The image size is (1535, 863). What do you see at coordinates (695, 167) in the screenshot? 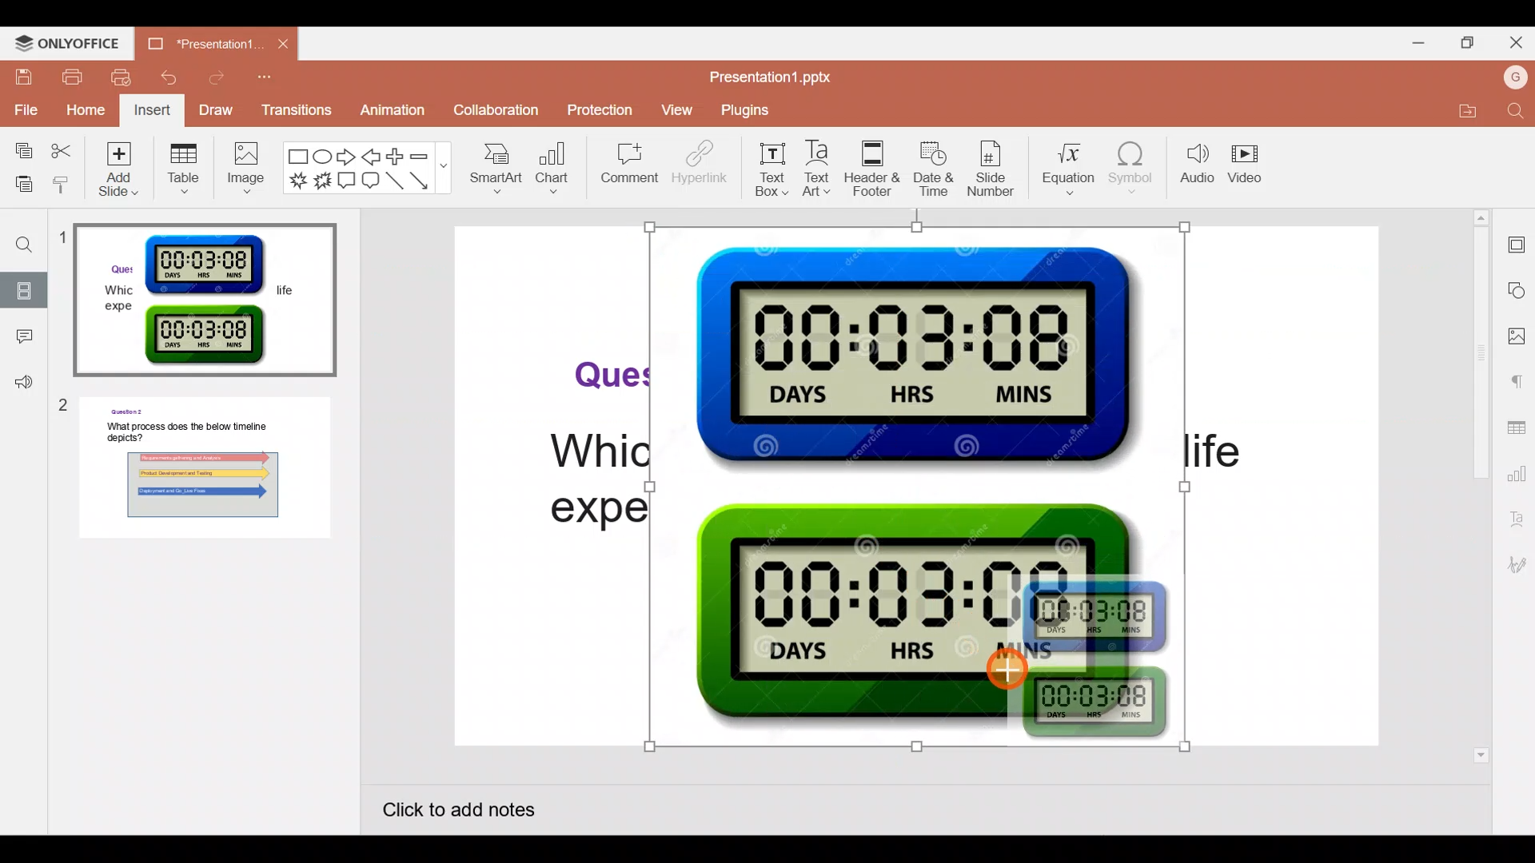
I see `Hyperlink` at bounding box center [695, 167].